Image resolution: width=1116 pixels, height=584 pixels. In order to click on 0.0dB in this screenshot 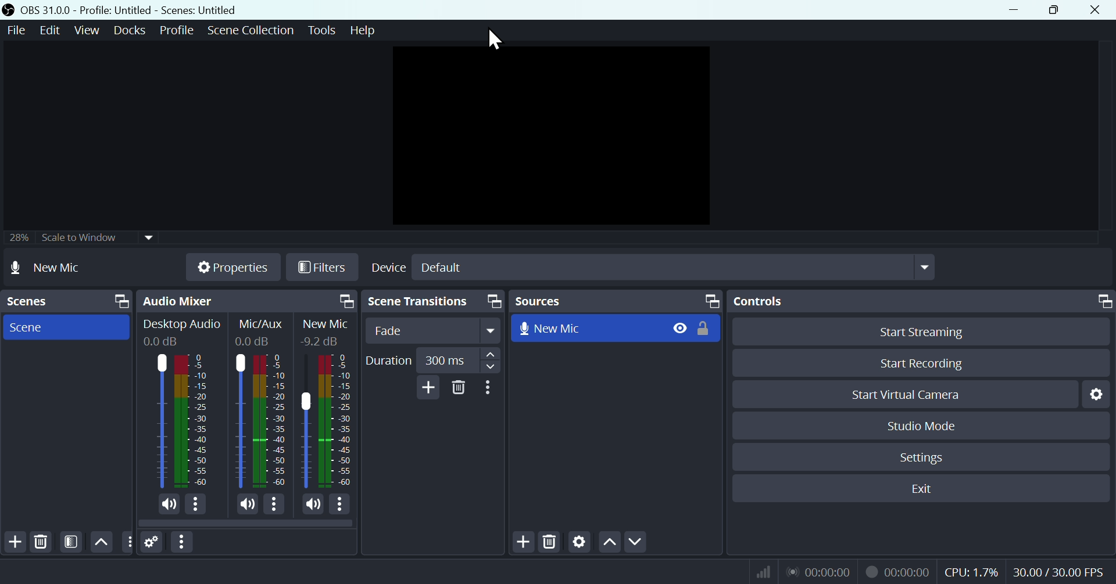, I will do `click(162, 342)`.